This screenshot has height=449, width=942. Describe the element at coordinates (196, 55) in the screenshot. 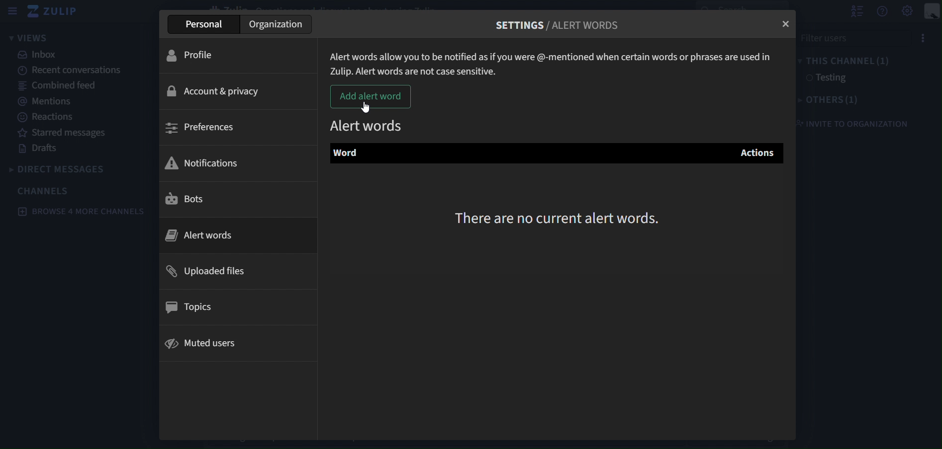

I see `profile` at that location.